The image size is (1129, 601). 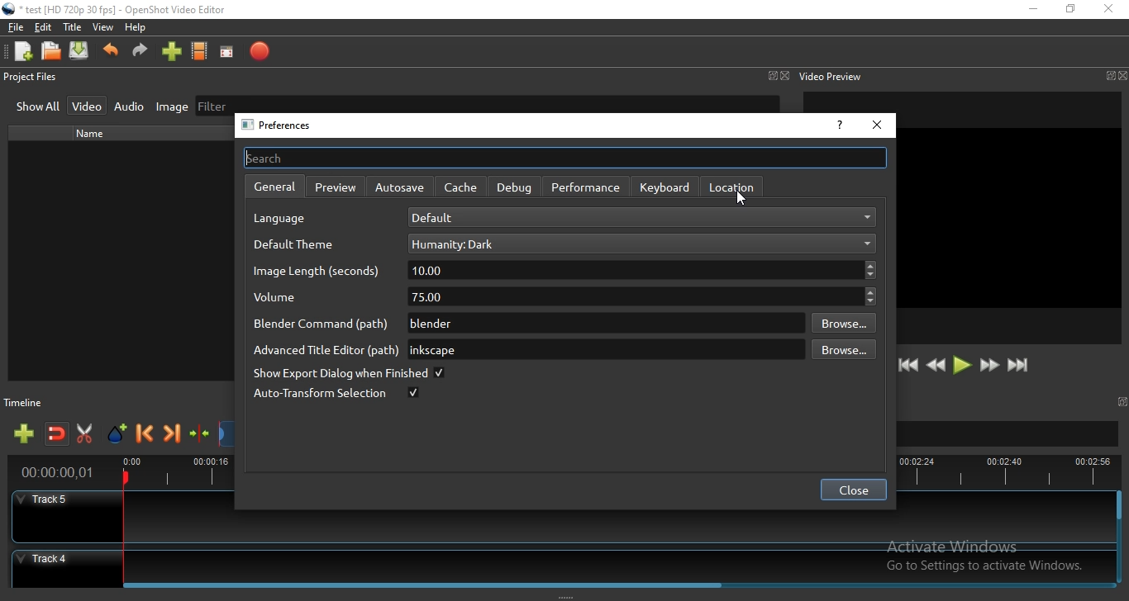 I want to click on cache, so click(x=461, y=187).